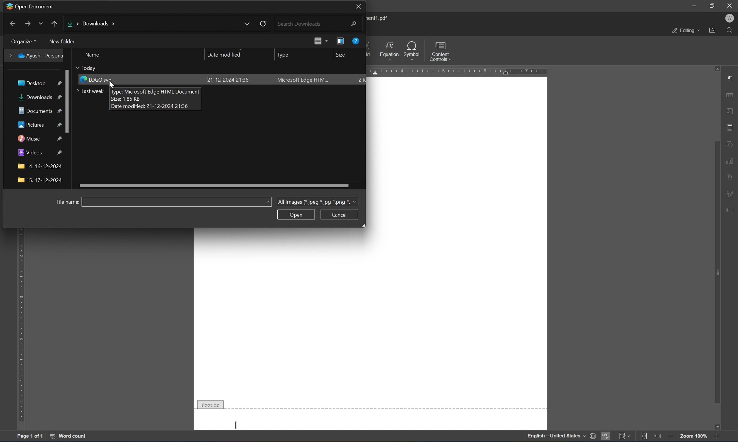 Image resolution: width=738 pixels, height=442 pixels. What do you see at coordinates (71, 436) in the screenshot?
I see `word count` at bounding box center [71, 436].